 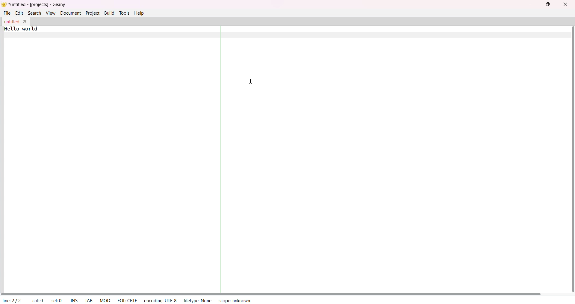 What do you see at coordinates (4, 5) in the screenshot?
I see `logo` at bounding box center [4, 5].